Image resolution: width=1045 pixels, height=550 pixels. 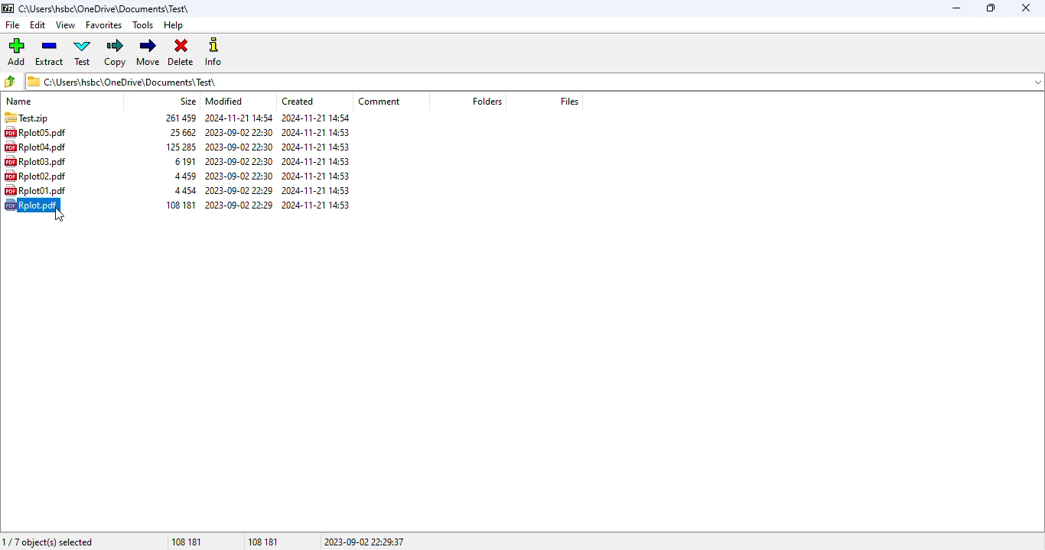 What do you see at coordinates (35, 191) in the screenshot?
I see ` RplotUl.pat` at bounding box center [35, 191].